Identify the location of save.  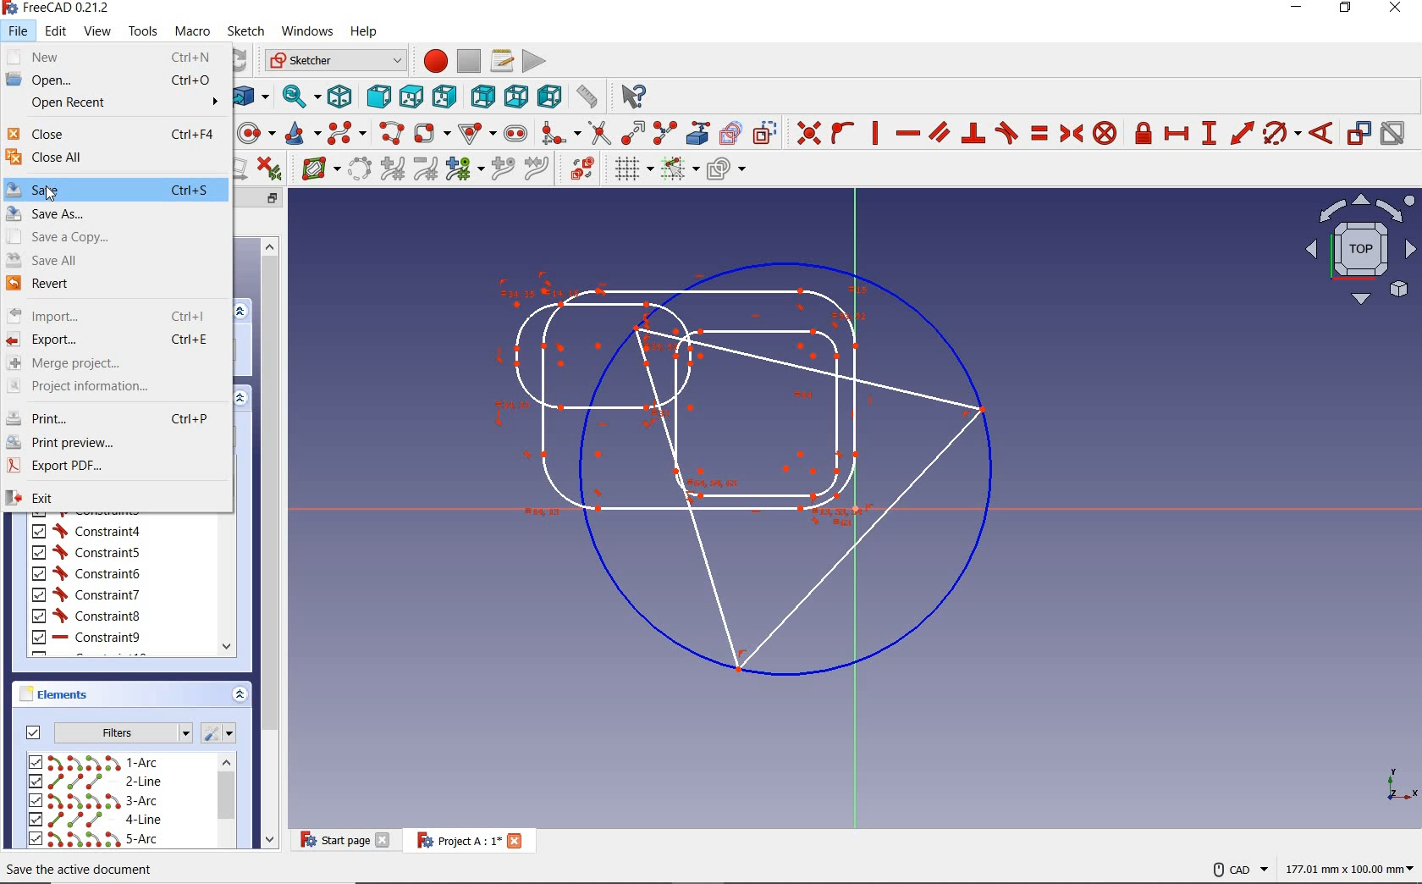
(114, 189).